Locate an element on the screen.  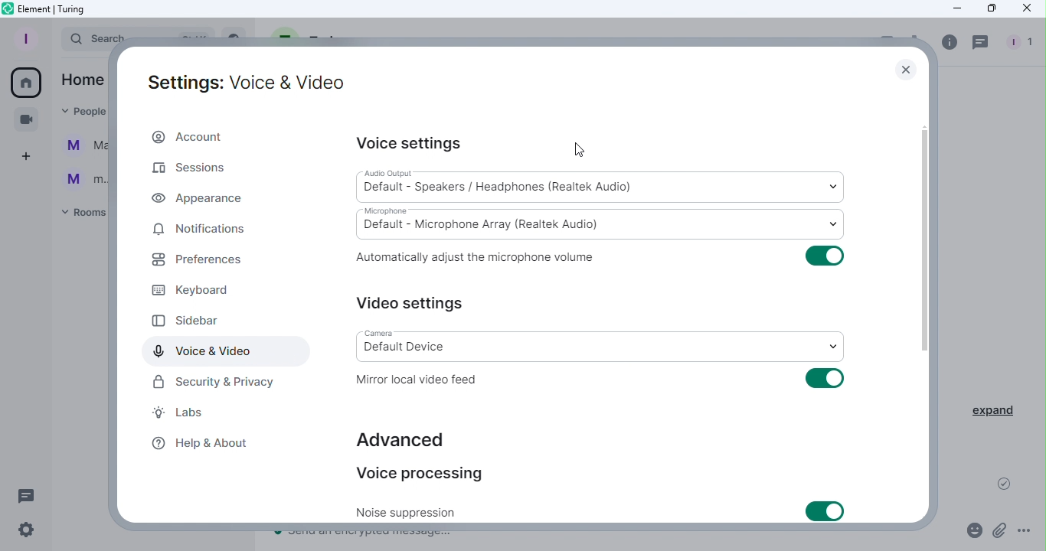
Threads is located at coordinates (28, 495).